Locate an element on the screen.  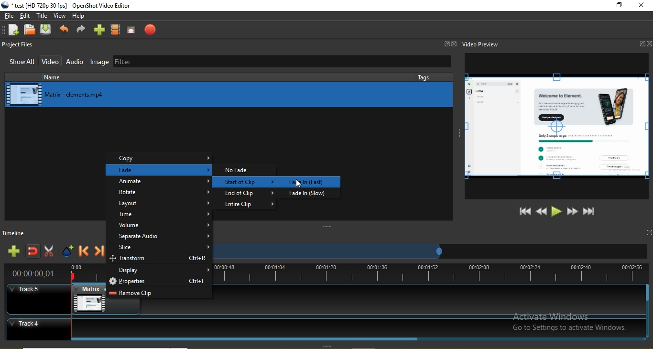
time is located at coordinates (34, 274).